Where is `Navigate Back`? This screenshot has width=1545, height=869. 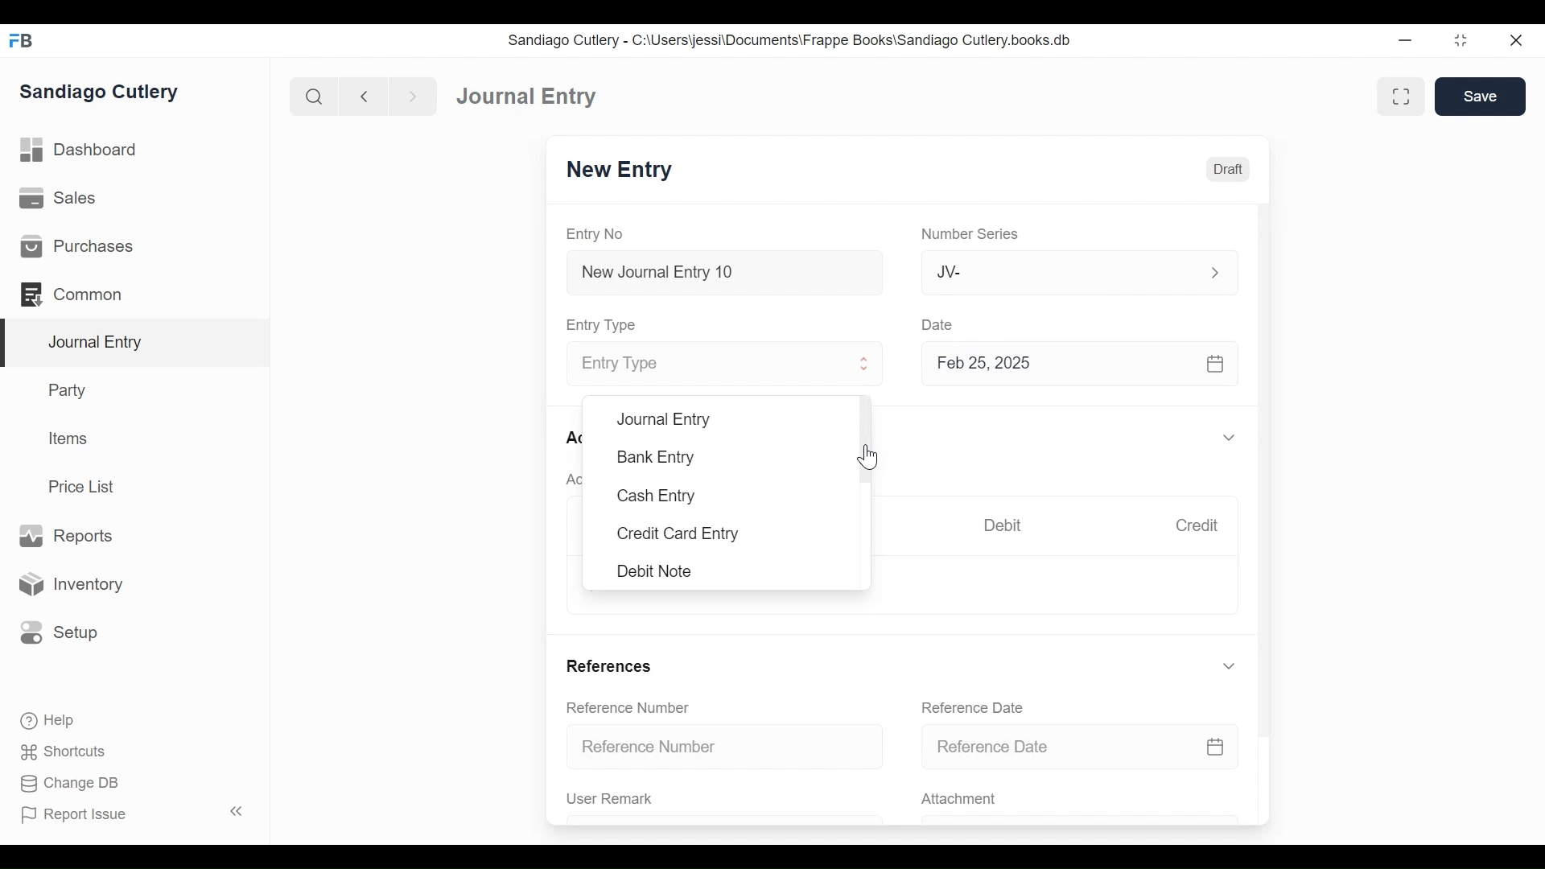 Navigate Back is located at coordinates (365, 97).